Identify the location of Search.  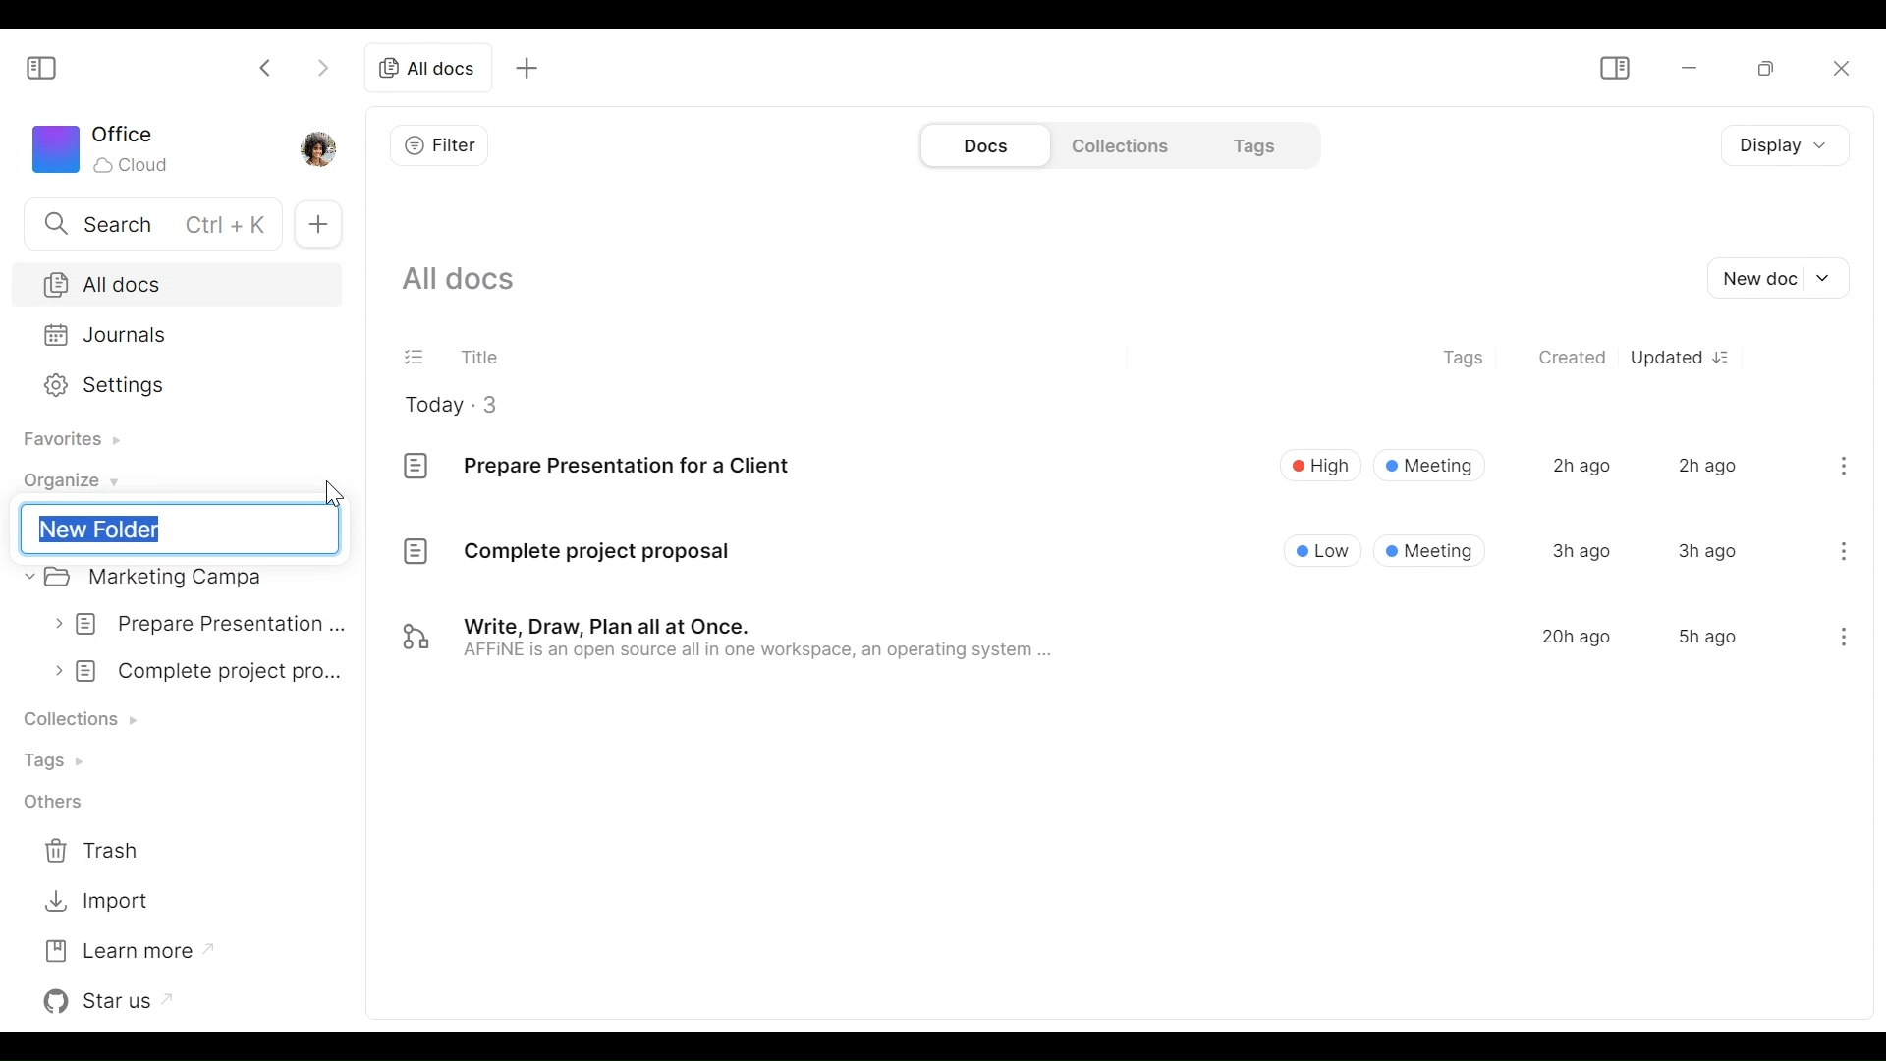
(148, 222).